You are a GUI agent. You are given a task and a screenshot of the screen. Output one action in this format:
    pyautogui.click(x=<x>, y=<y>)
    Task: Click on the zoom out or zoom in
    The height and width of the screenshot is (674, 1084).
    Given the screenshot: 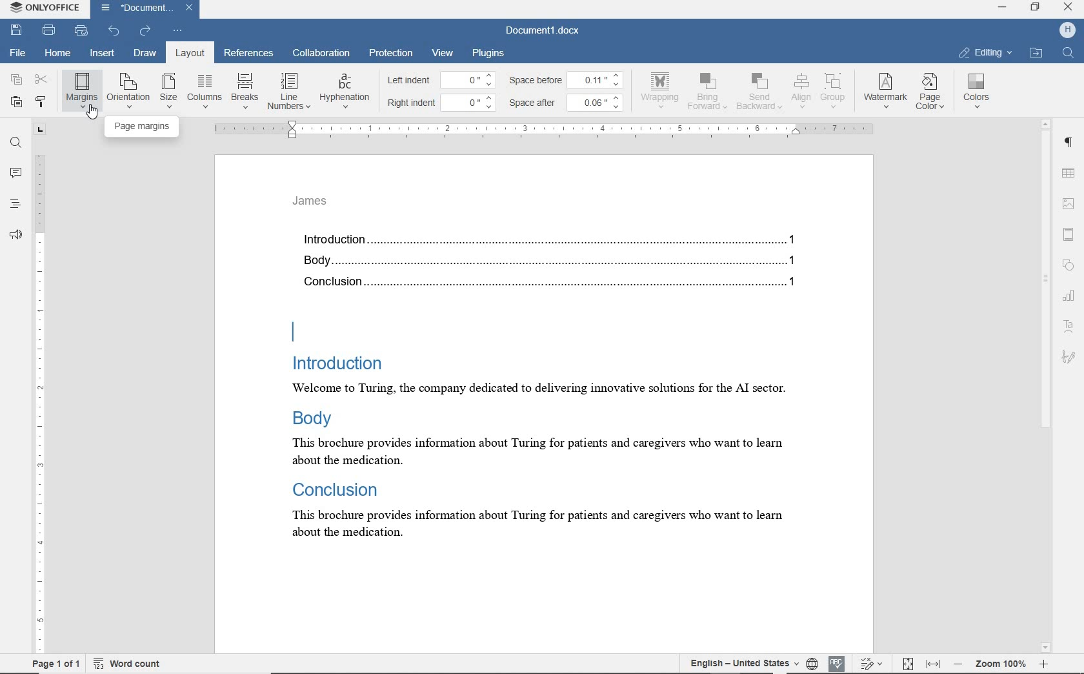 What is the action you would take?
    pyautogui.click(x=1001, y=663)
    